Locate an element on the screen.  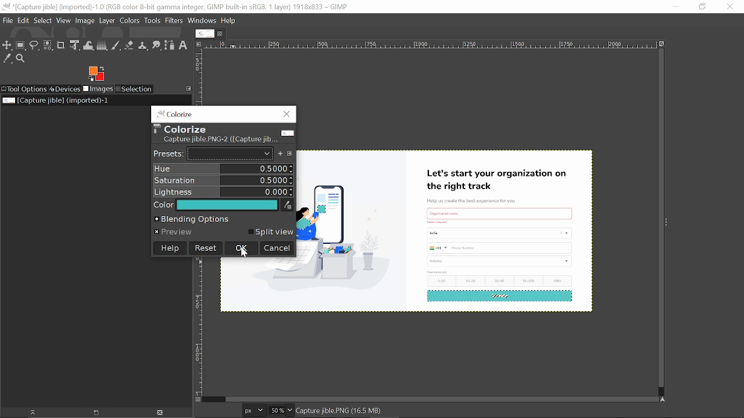
Current window is located at coordinates (176, 7).